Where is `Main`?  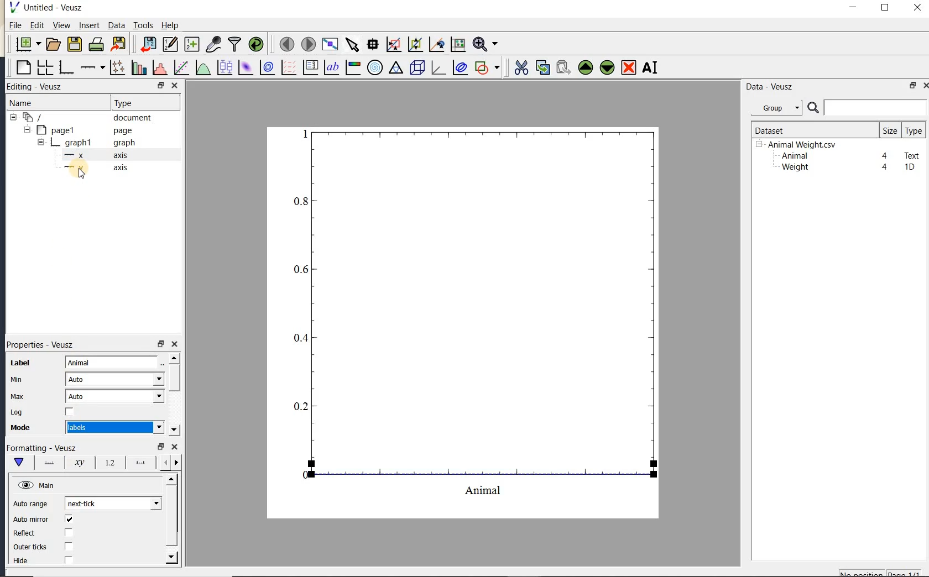
Main is located at coordinates (38, 486).